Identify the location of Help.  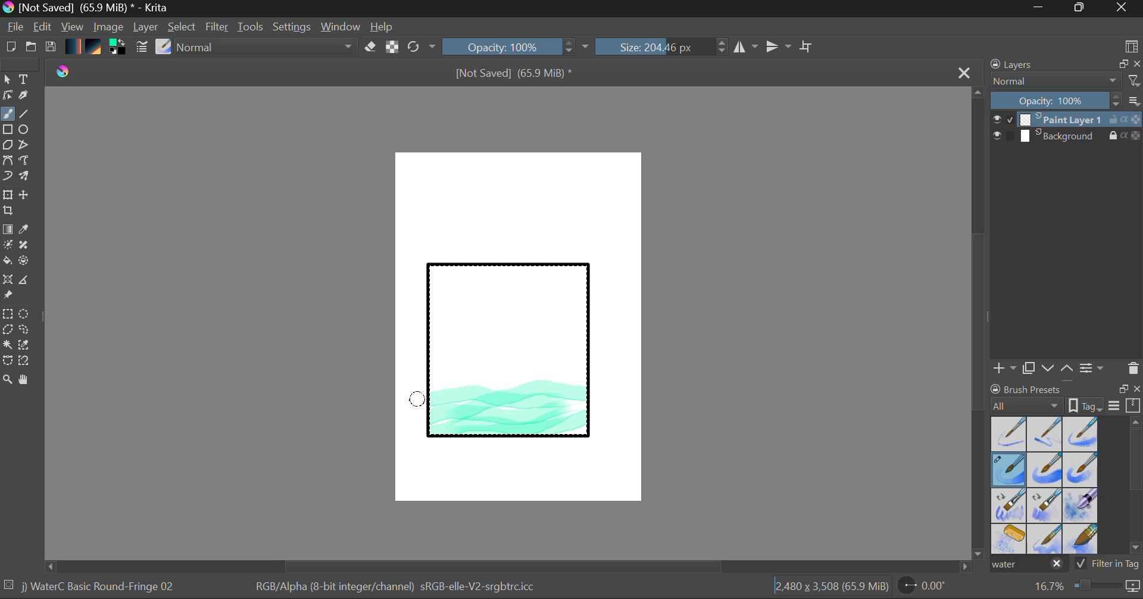
(382, 27).